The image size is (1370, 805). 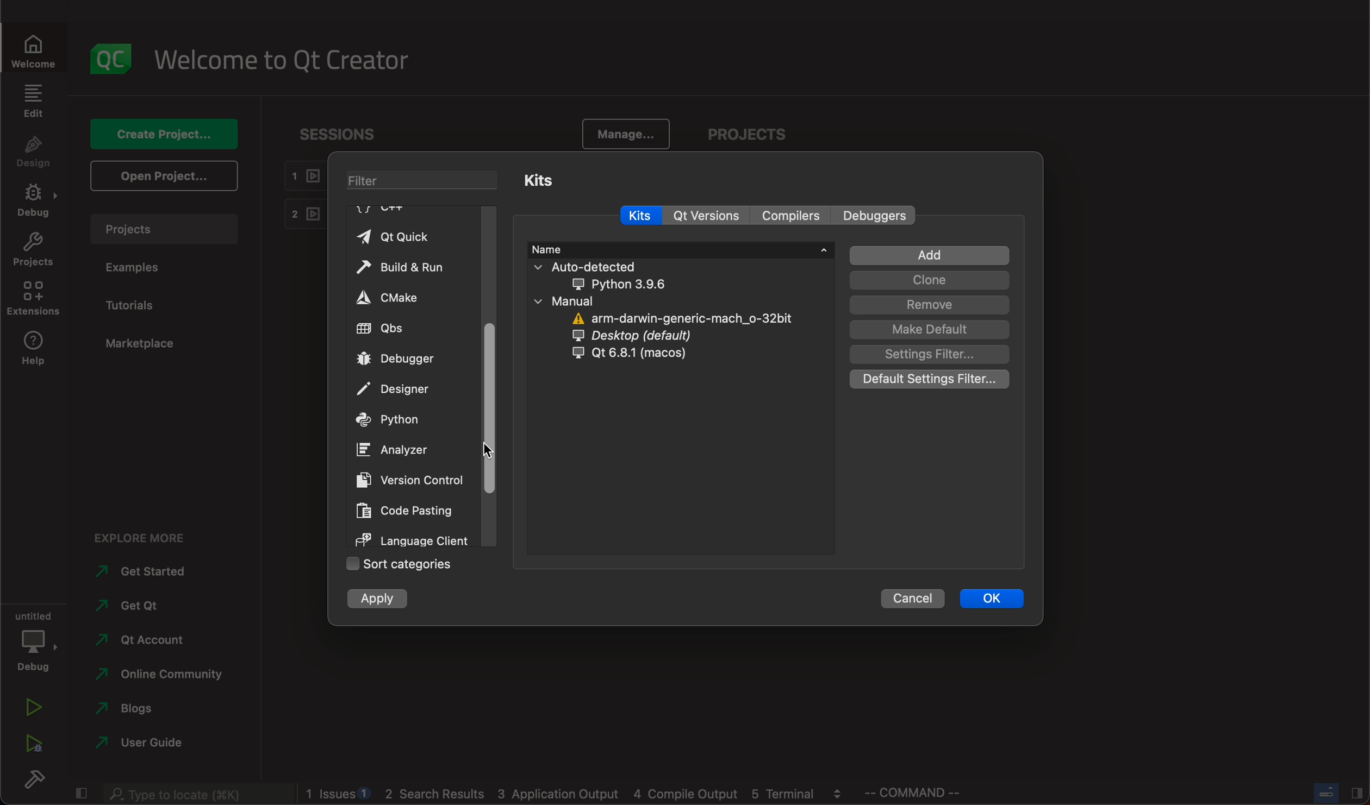 What do you see at coordinates (34, 202) in the screenshot?
I see `debug` at bounding box center [34, 202].